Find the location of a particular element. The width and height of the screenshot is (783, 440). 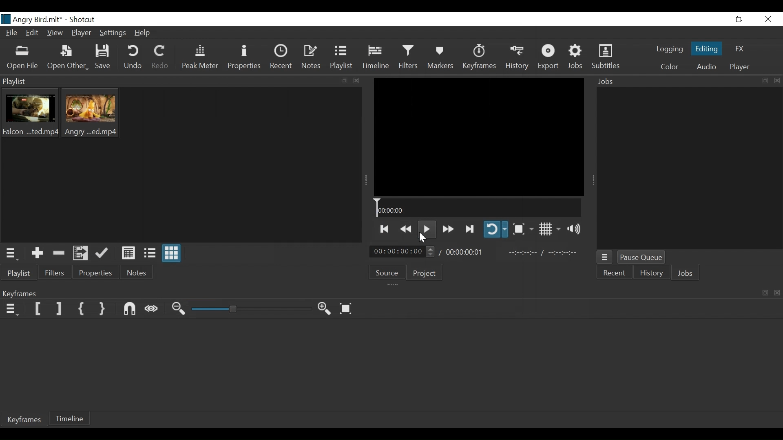

View as Files is located at coordinates (150, 255).